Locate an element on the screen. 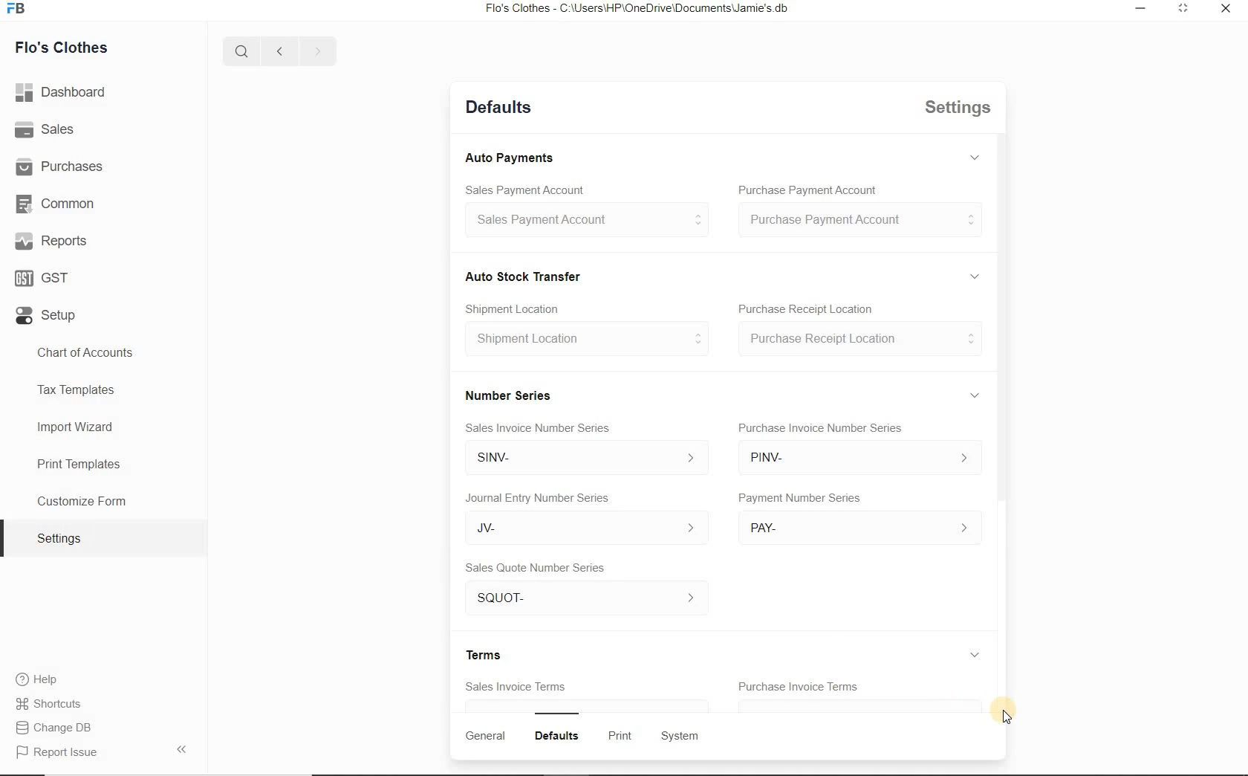 This screenshot has width=1248, height=776. SQUOT is located at coordinates (583, 597).